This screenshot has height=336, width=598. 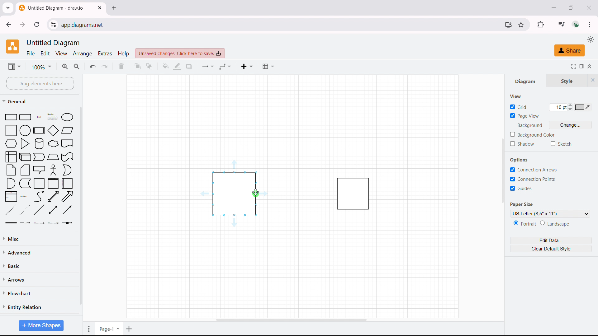 What do you see at coordinates (40, 325) in the screenshot?
I see `more shapes` at bounding box center [40, 325].